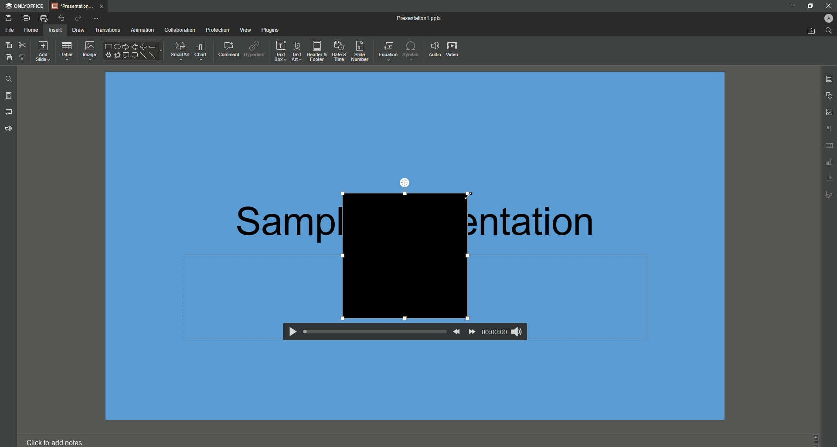 The image size is (837, 447). What do you see at coordinates (179, 30) in the screenshot?
I see `Collaboration` at bounding box center [179, 30].